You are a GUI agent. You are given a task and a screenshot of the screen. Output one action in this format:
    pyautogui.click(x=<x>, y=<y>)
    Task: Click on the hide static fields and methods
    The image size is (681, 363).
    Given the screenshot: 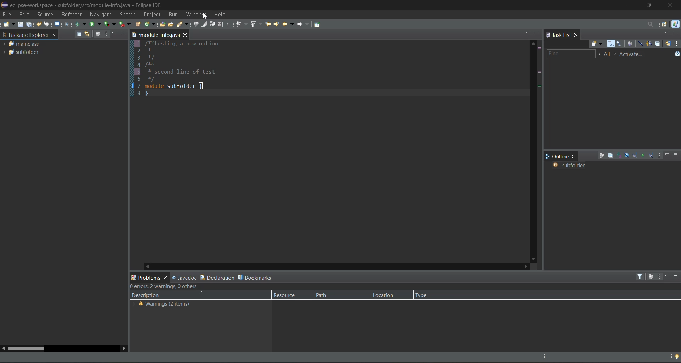 What is the action you would take?
    pyautogui.click(x=634, y=156)
    